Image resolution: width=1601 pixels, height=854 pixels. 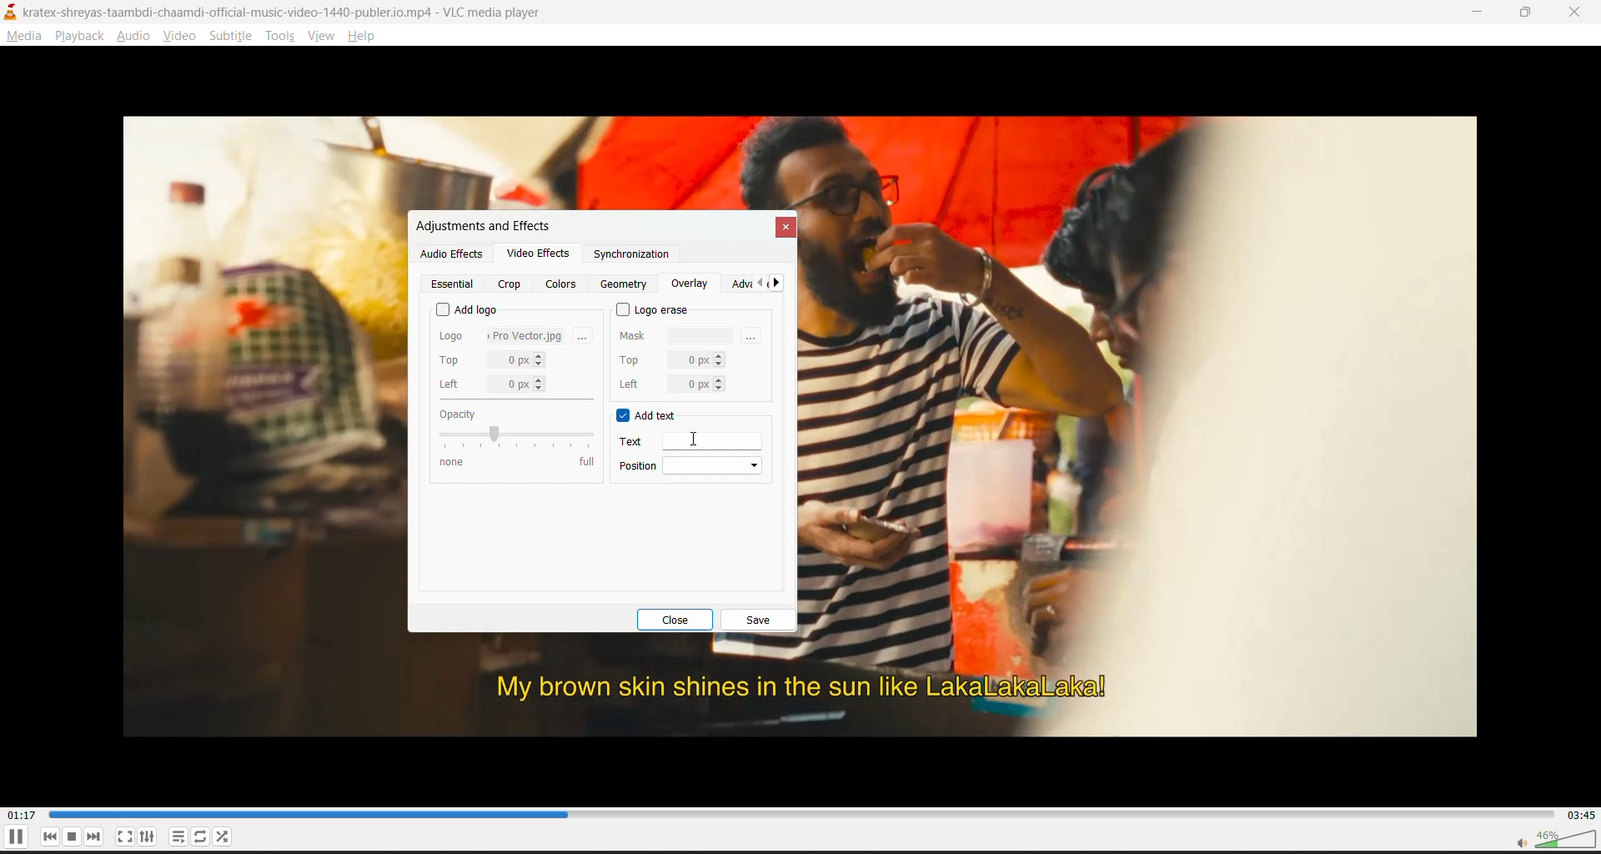 I want to click on essential, so click(x=455, y=284).